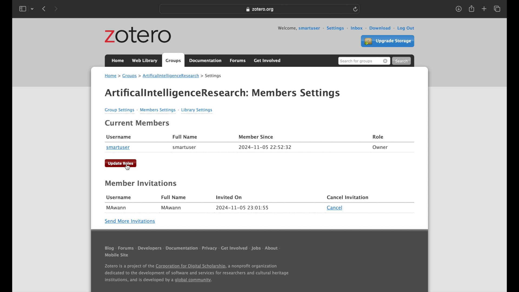 The width and height of the screenshot is (519, 292). What do you see at coordinates (205, 264) in the screenshot?
I see `` at bounding box center [205, 264].